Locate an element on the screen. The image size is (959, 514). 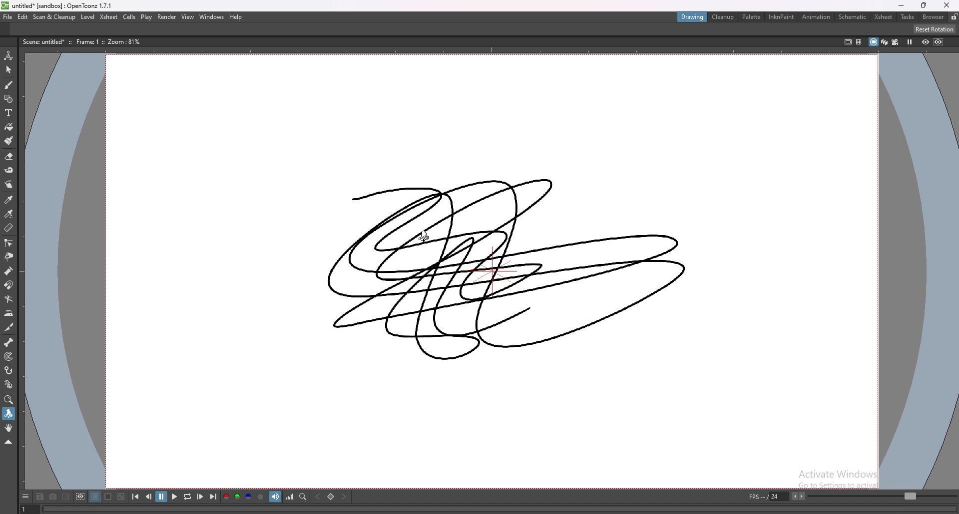
render is located at coordinates (167, 16).